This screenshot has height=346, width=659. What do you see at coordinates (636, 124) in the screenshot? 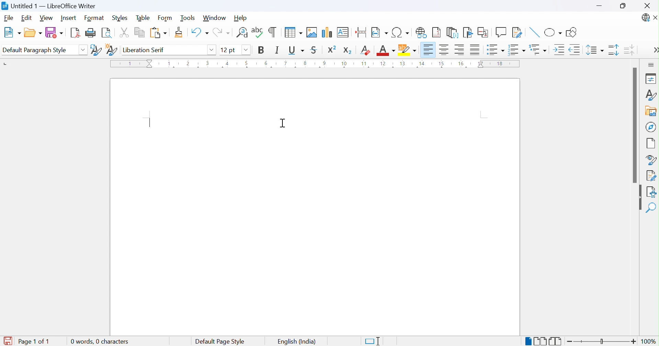
I see `Scroll bar` at bounding box center [636, 124].